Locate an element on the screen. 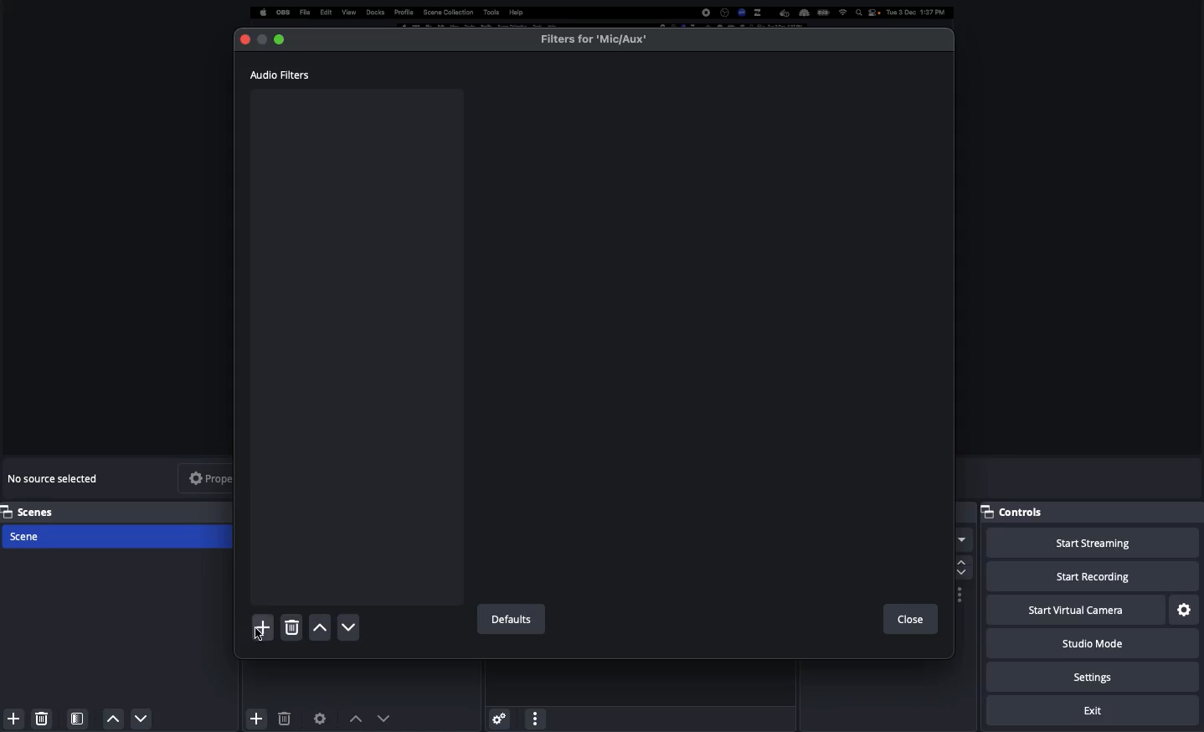 The width and height of the screenshot is (1204, 732). minimize is located at coordinates (262, 40).